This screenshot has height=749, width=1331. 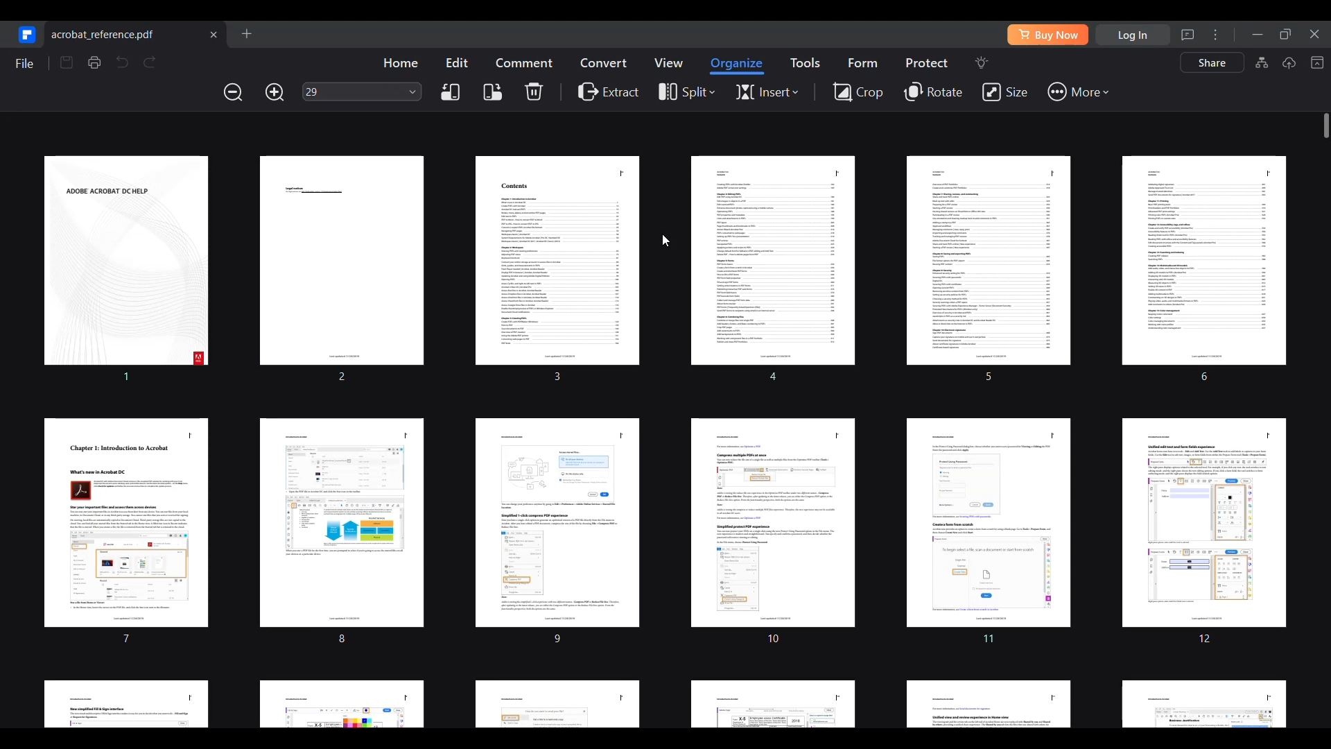 I want to click on Home, so click(x=400, y=62).